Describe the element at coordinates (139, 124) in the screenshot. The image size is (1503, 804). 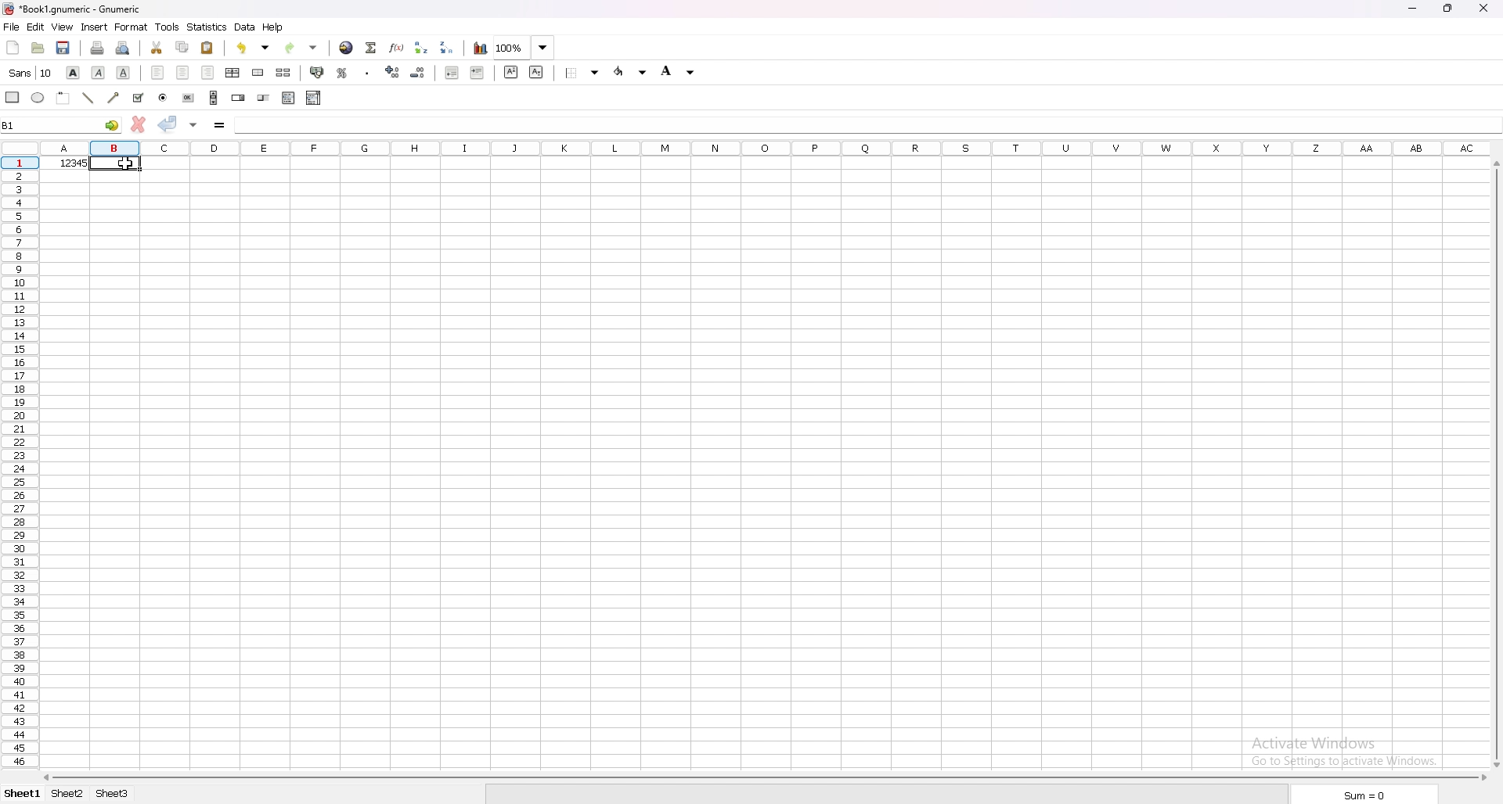
I see `cancel changes` at that location.